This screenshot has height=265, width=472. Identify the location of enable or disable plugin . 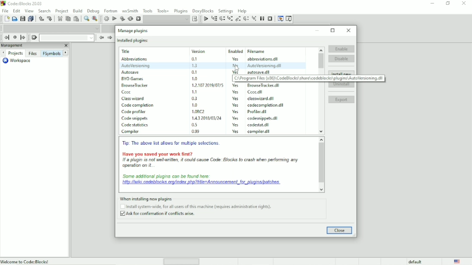
(48, 261).